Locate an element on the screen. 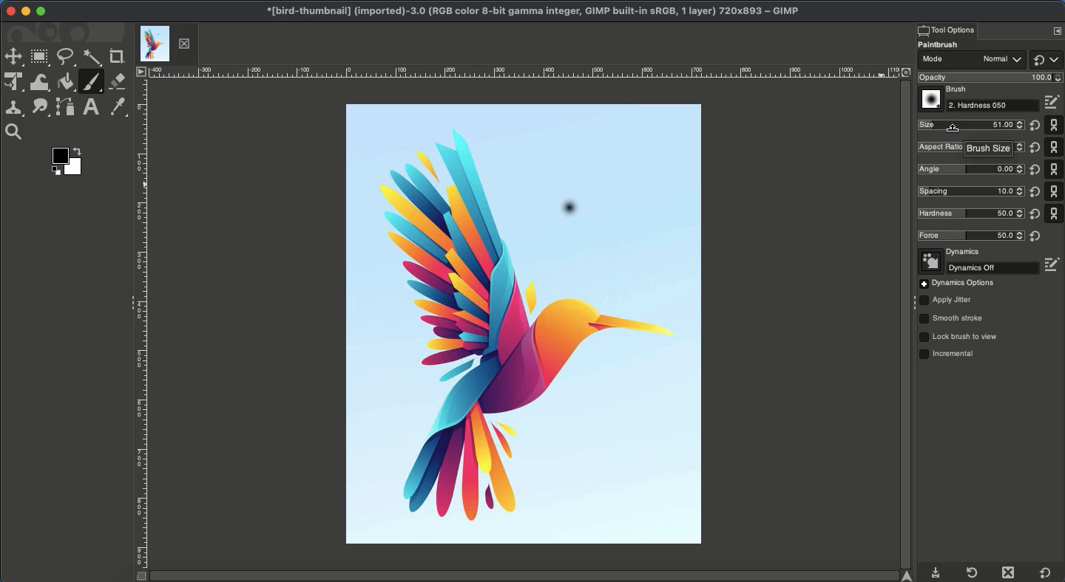 The image size is (1065, 582). Incremental is located at coordinates (950, 355).